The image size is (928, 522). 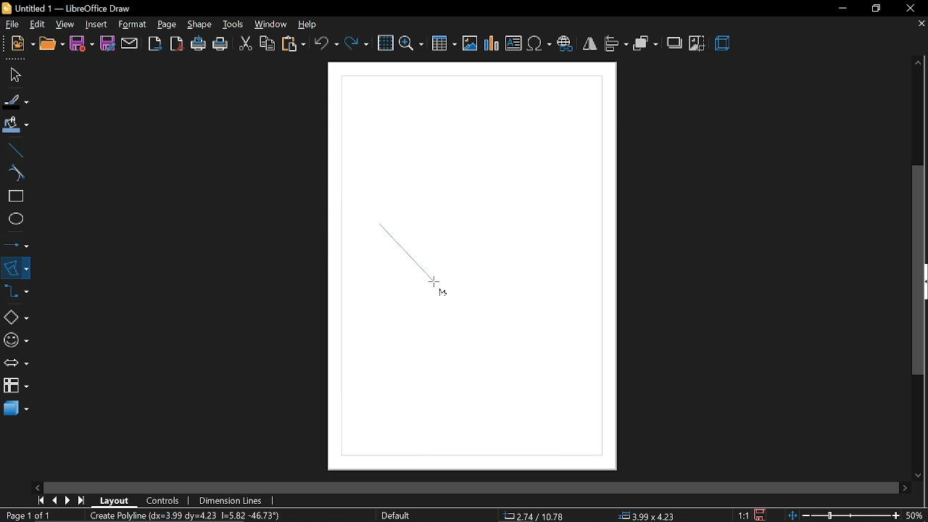 What do you see at coordinates (14, 100) in the screenshot?
I see `fill line` at bounding box center [14, 100].